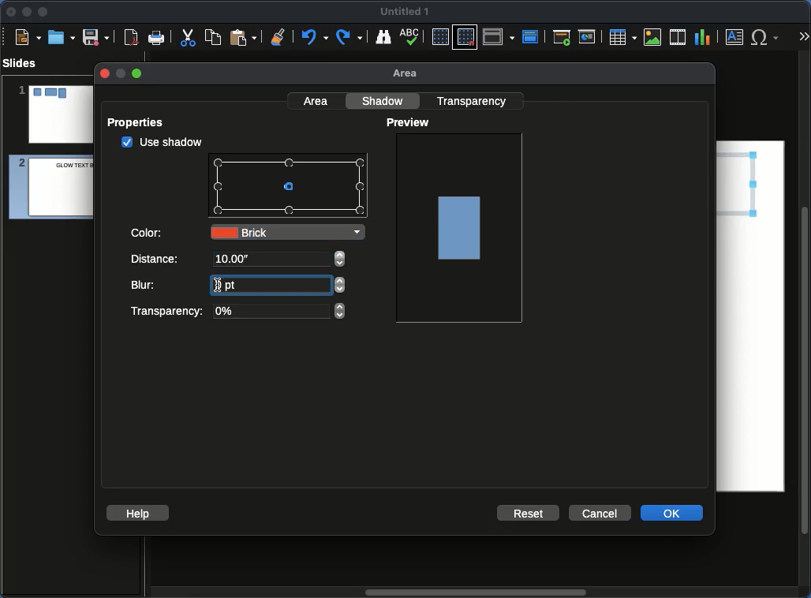 The image size is (811, 598). Describe the element at coordinates (599, 514) in the screenshot. I see `Cancel` at that location.